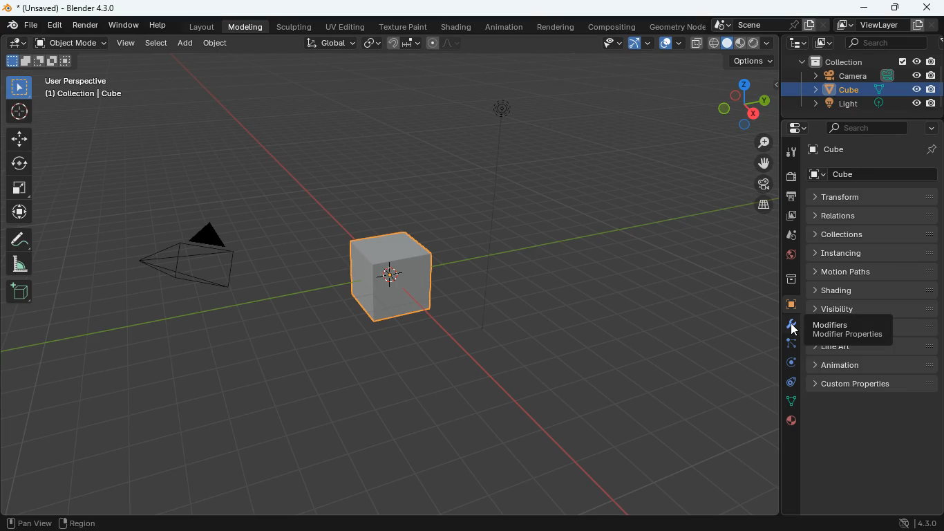 The image size is (944, 531). What do you see at coordinates (750, 63) in the screenshot?
I see `options` at bounding box center [750, 63].